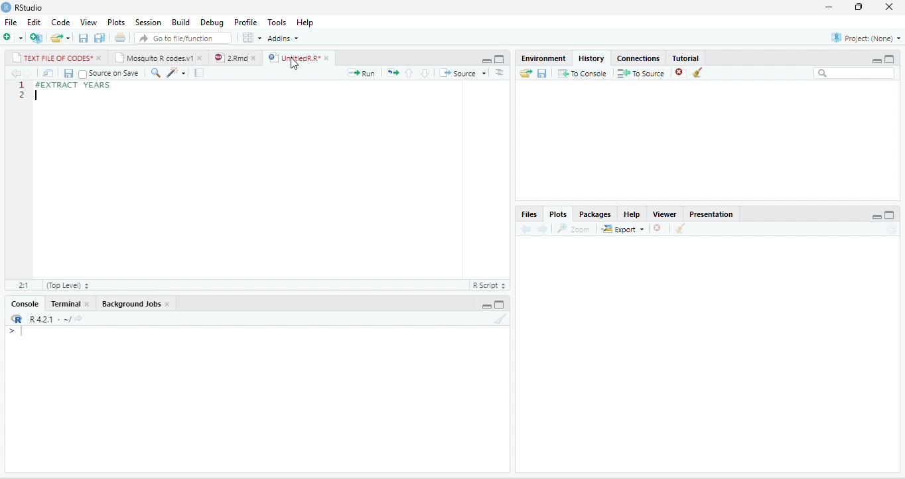 This screenshot has height=479, width=905. I want to click on close, so click(255, 58).